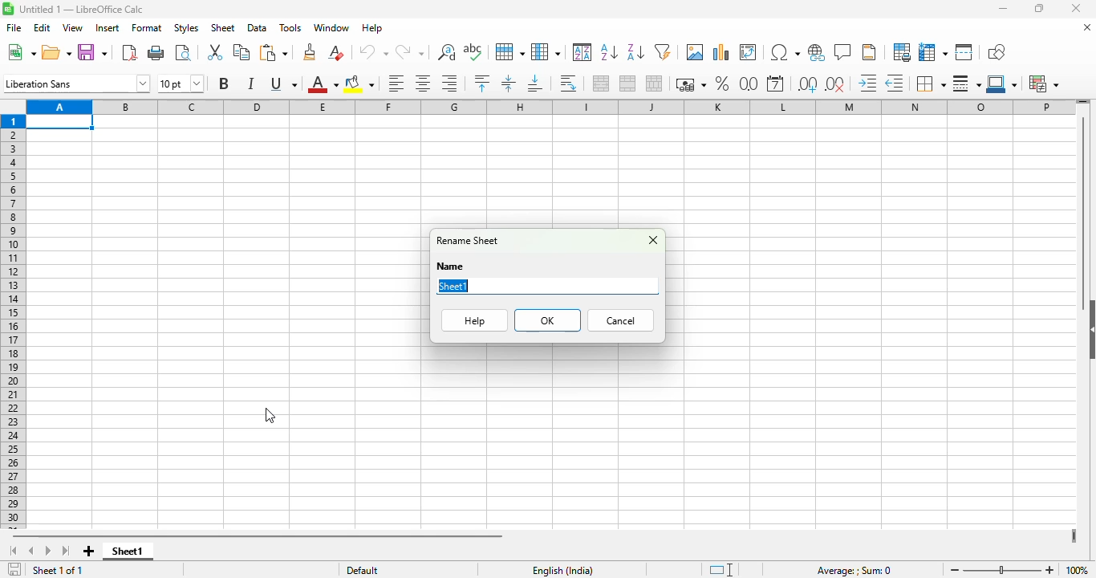  What do you see at coordinates (14, 551) in the screenshot?
I see `scroll to first sheet` at bounding box center [14, 551].